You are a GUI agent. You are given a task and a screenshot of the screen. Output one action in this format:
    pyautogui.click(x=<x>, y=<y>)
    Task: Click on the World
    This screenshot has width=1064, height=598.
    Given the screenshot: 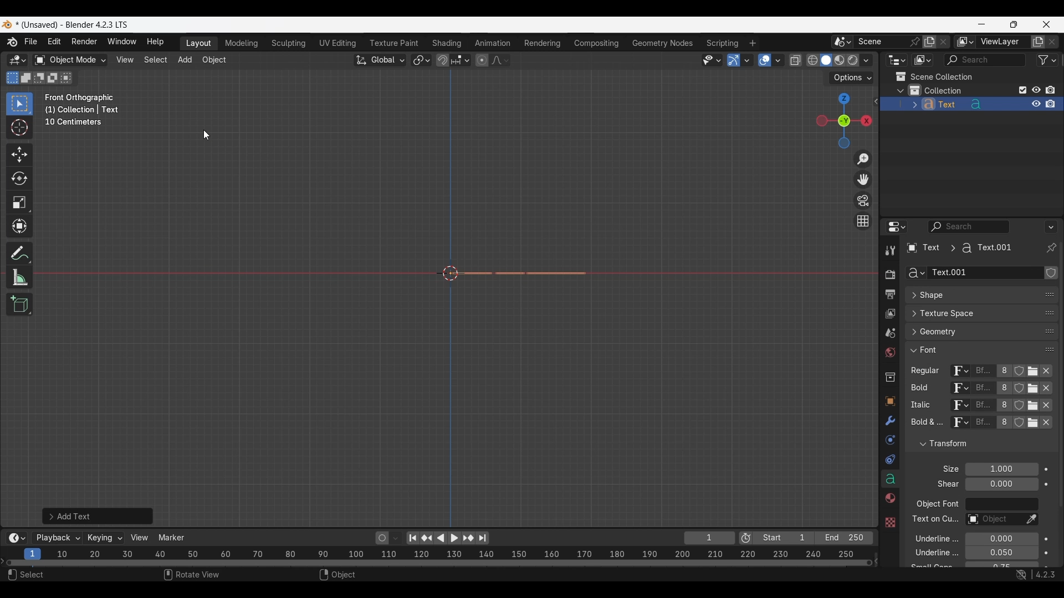 What is the action you would take?
    pyautogui.click(x=889, y=353)
    